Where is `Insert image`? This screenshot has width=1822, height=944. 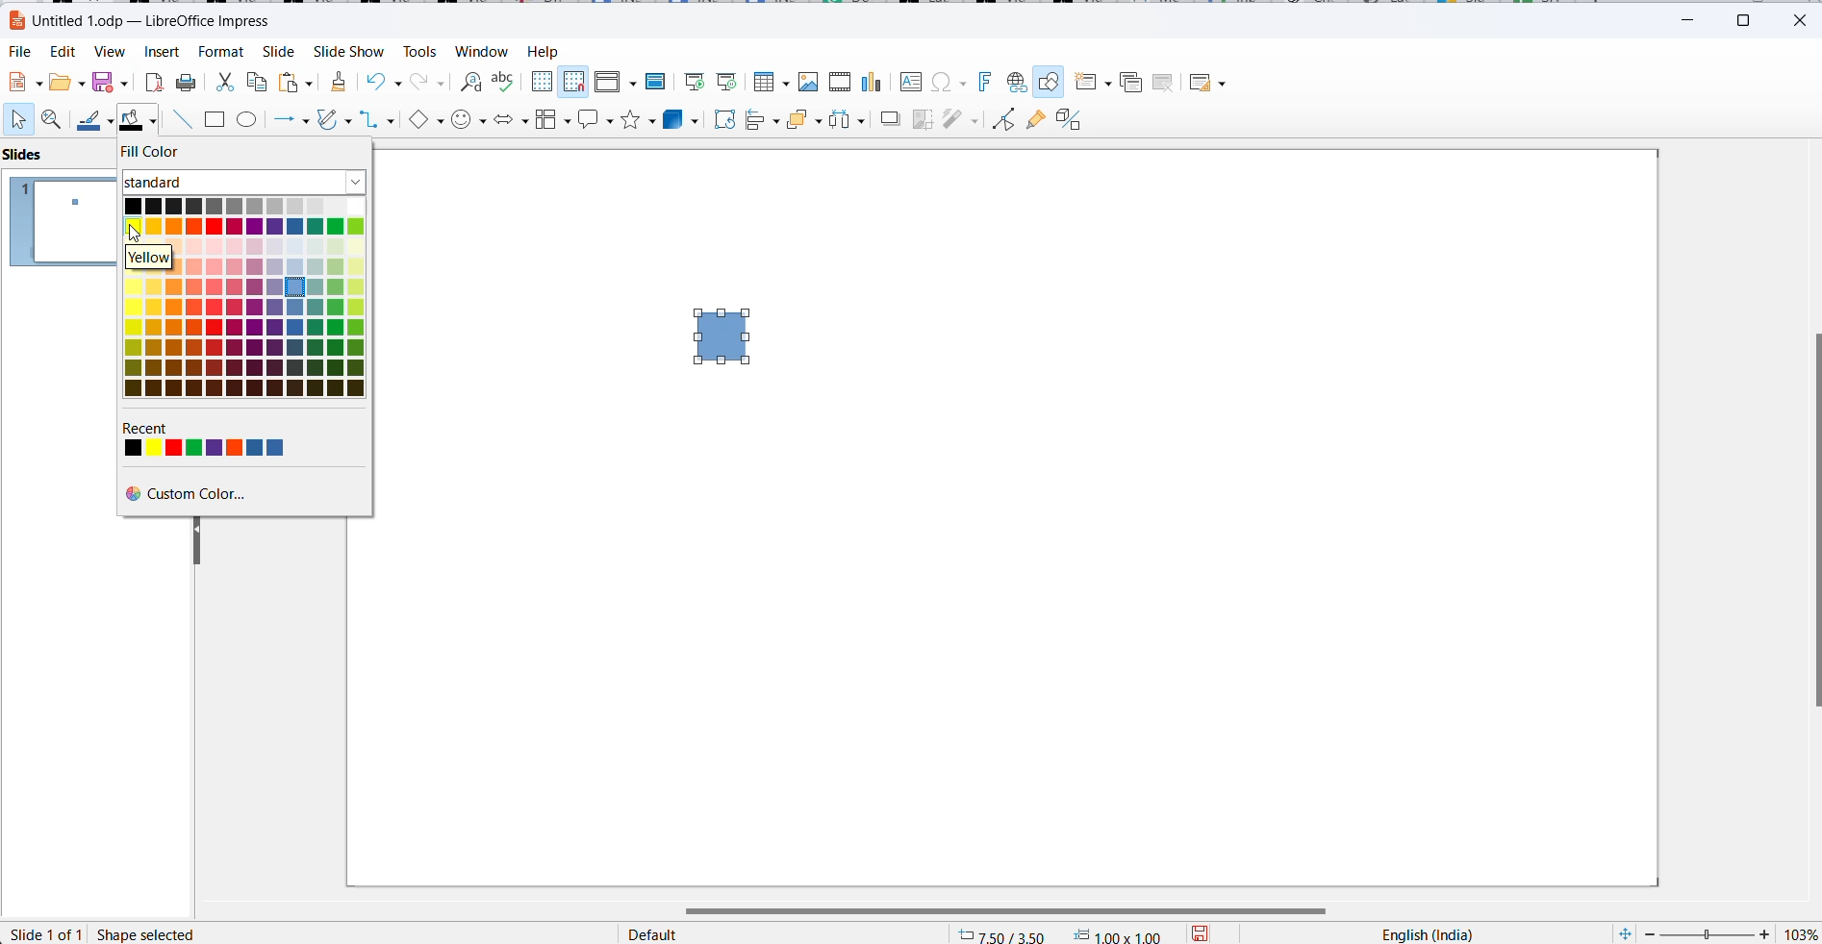
Insert image is located at coordinates (811, 82).